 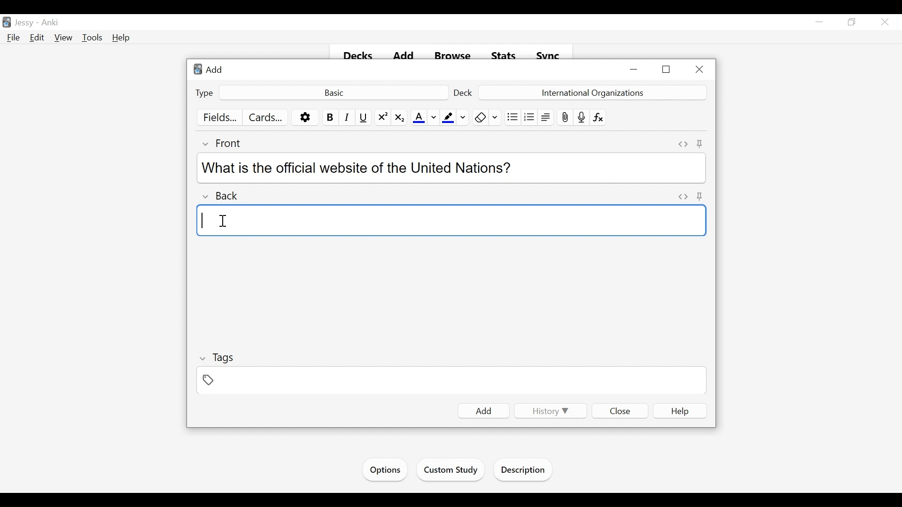 What do you see at coordinates (545, 53) in the screenshot?
I see `Svnc` at bounding box center [545, 53].